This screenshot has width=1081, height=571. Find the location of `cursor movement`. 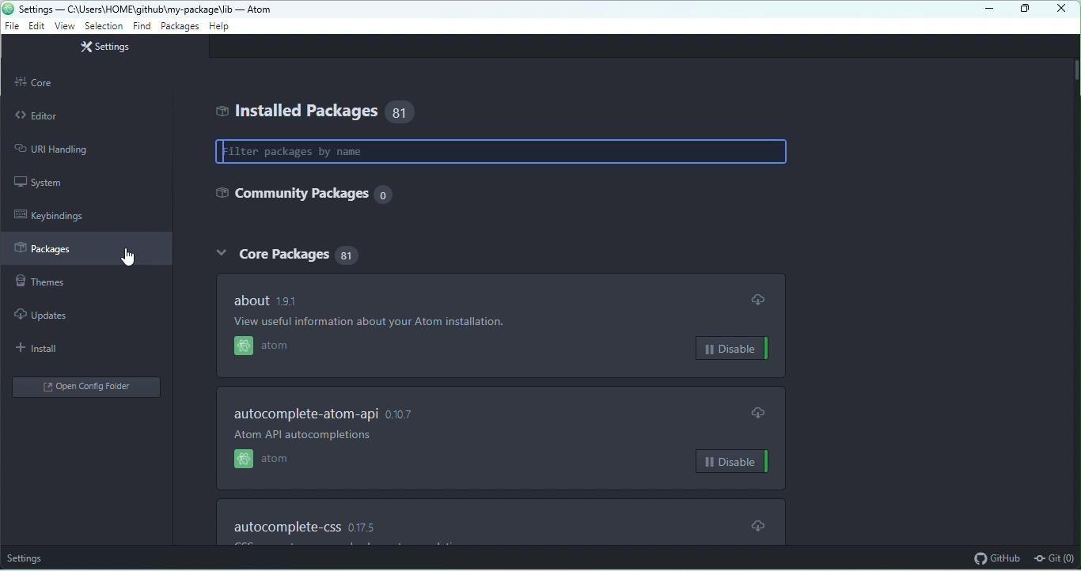

cursor movement is located at coordinates (134, 258).